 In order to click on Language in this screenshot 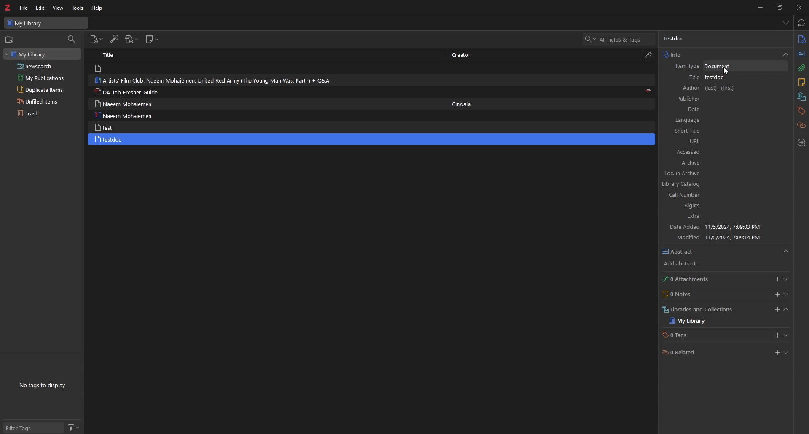, I will do `click(723, 121)`.